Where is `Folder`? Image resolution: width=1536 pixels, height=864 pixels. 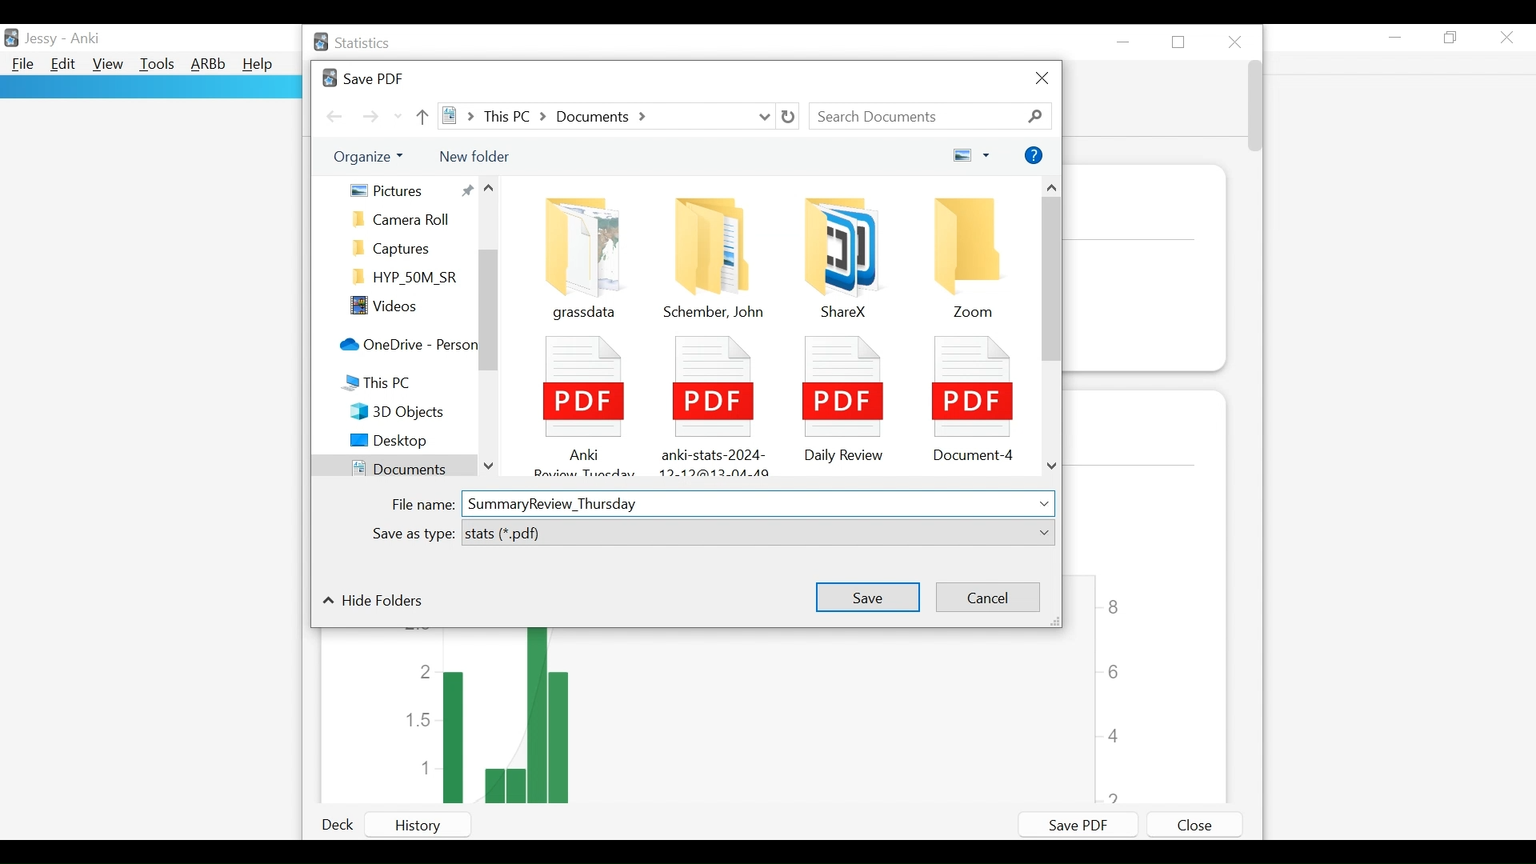 Folder is located at coordinates (406, 248).